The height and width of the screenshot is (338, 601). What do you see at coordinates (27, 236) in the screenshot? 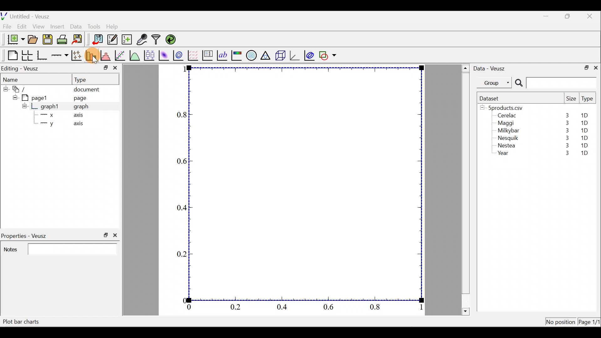
I see `Properties - Veusz` at bounding box center [27, 236].